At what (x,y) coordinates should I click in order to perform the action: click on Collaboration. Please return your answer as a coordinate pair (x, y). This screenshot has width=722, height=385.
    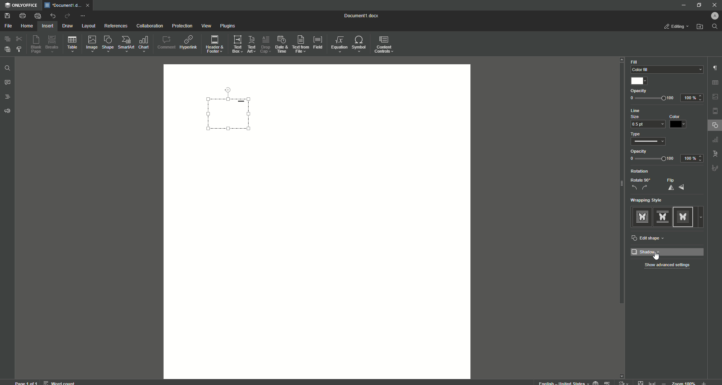
    Looking at the image, I should click on (150, 27).